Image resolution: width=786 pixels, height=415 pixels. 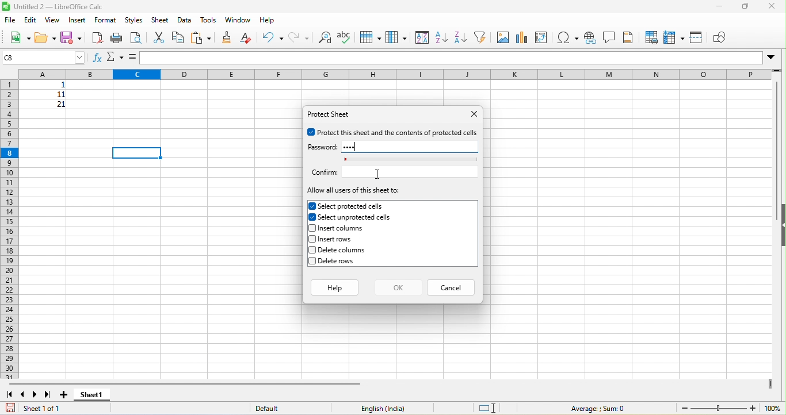 I want to click on special characters, so click(x=568, y=37).